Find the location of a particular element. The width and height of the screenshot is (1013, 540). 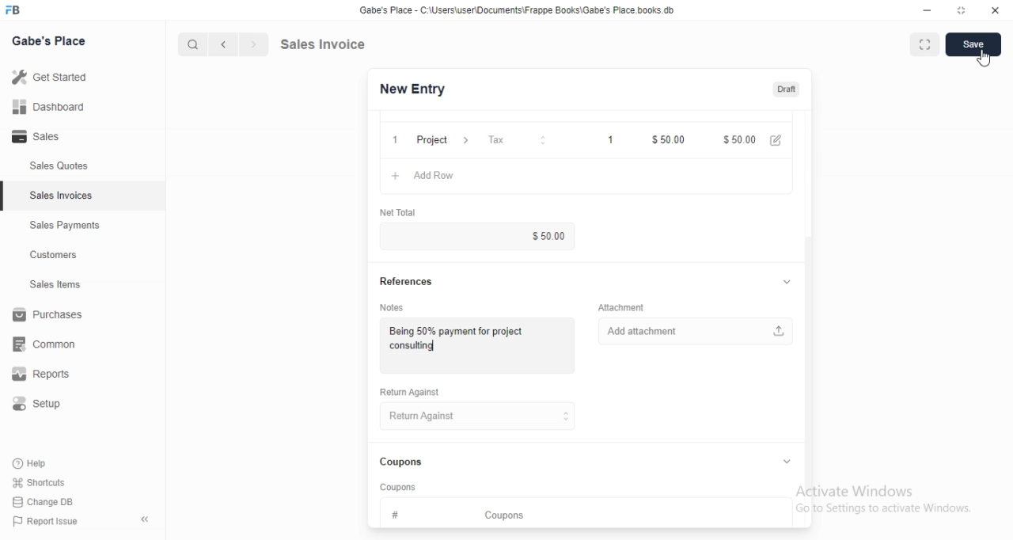

Customers. is located at coordinates (49, 257).